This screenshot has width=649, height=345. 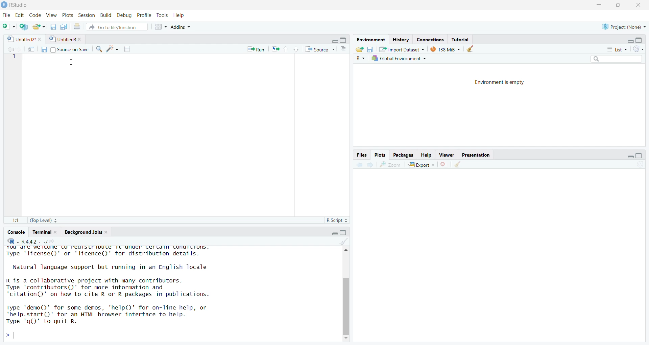 What do you see at coordinates (448, 154) in the screenshot?
I see `—` at bounding box center [448, 154].